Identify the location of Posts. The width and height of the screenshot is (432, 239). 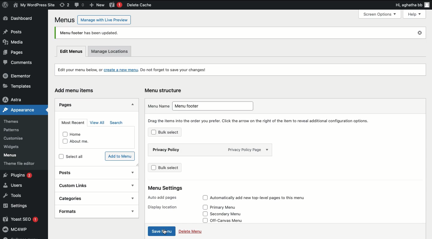
(89, 174).